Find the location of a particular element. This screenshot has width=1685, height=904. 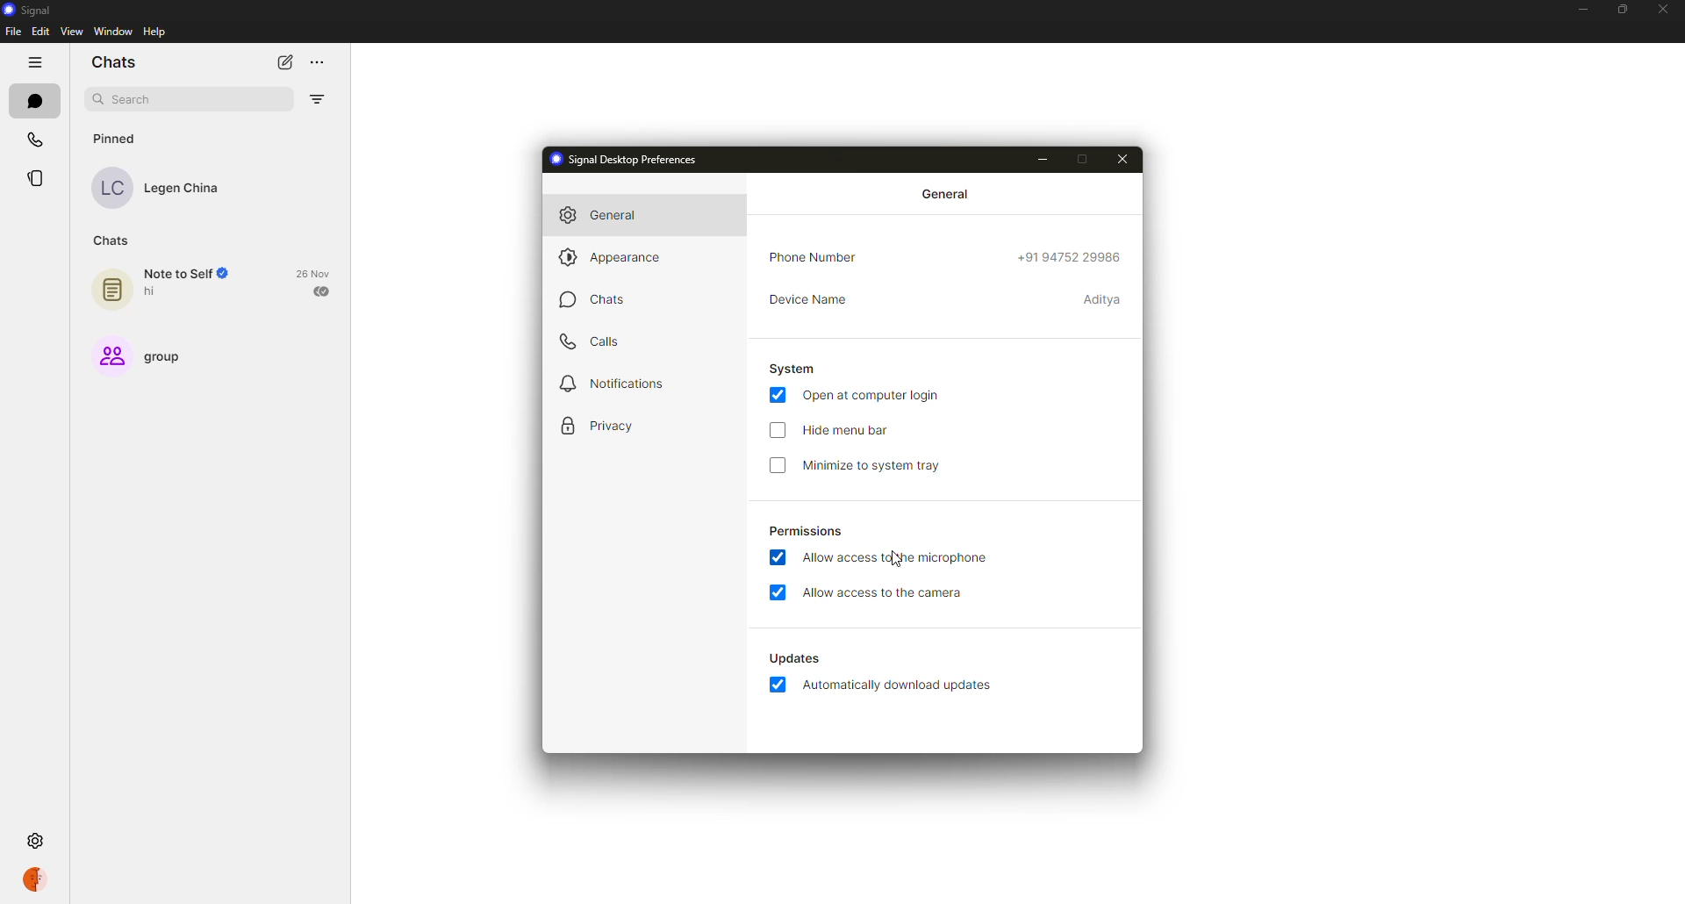

disabled is located at coordinates (775, 464).